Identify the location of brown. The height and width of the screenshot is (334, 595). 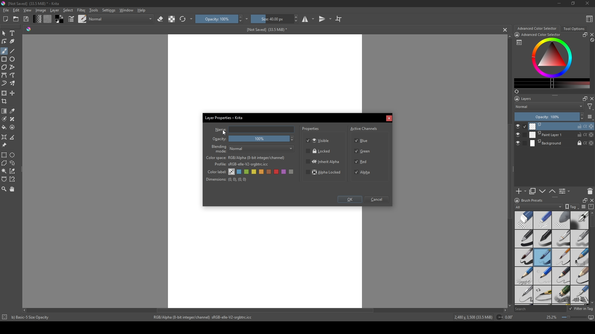
(270, 172).